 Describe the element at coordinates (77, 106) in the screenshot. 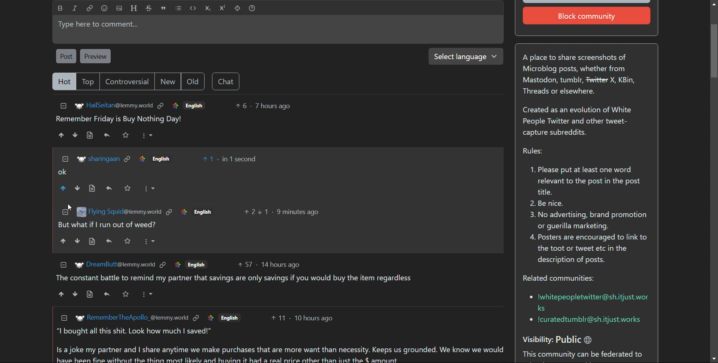

I see `image` at that location.